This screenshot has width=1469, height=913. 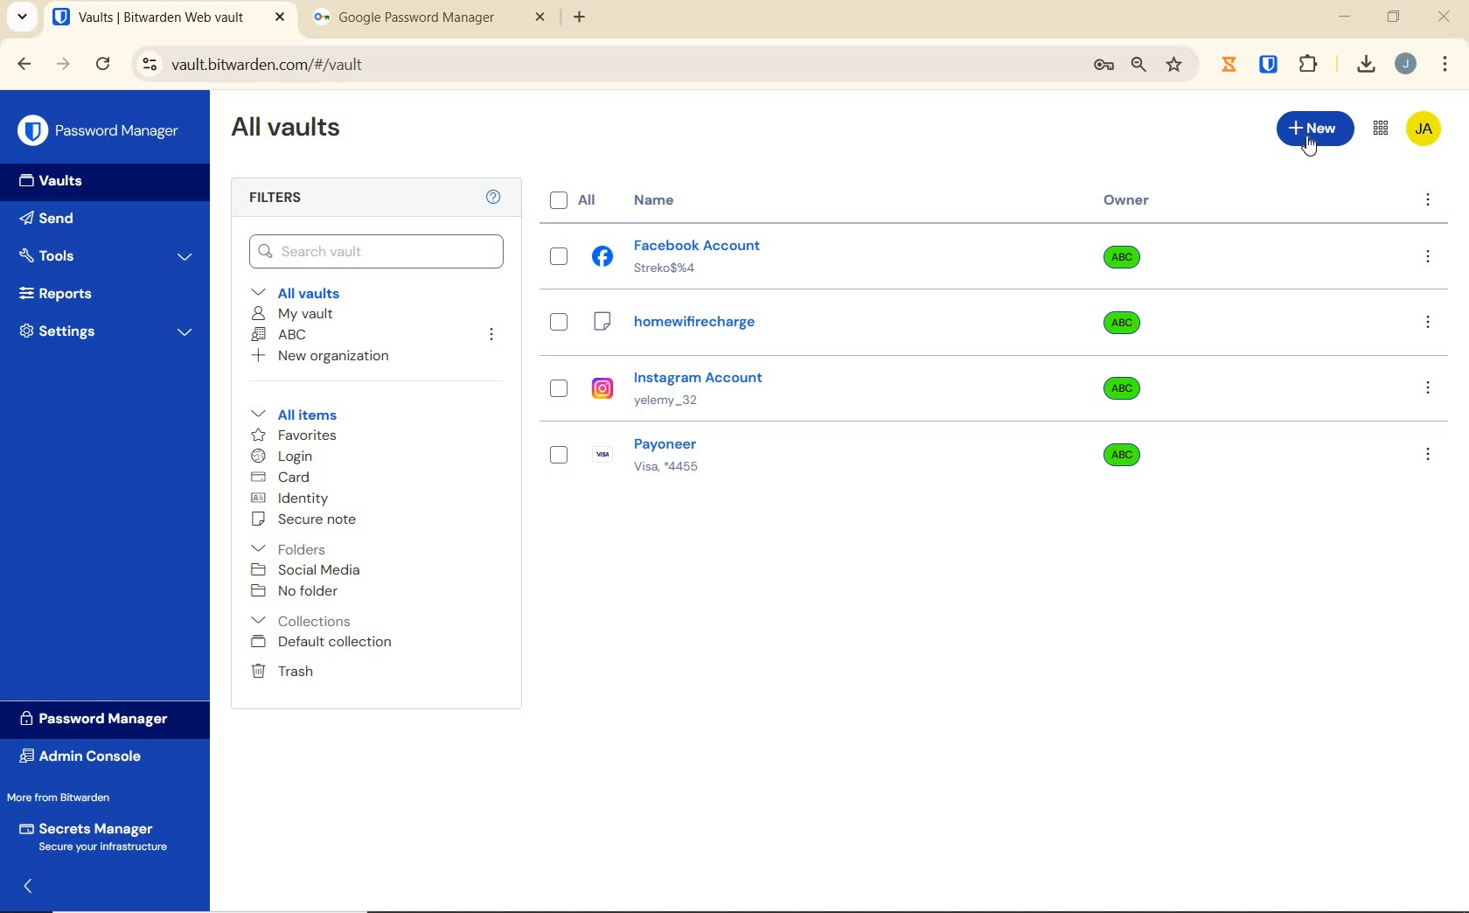 I want to click on check box, so click(x=555, y=259).